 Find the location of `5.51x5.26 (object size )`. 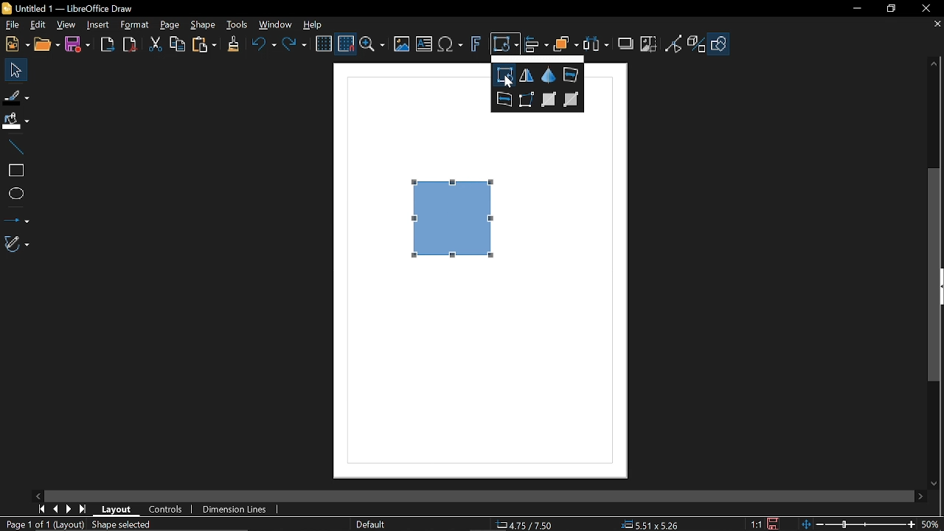

5.51x5.26 (object size ) is located at coordinates (653, 524).